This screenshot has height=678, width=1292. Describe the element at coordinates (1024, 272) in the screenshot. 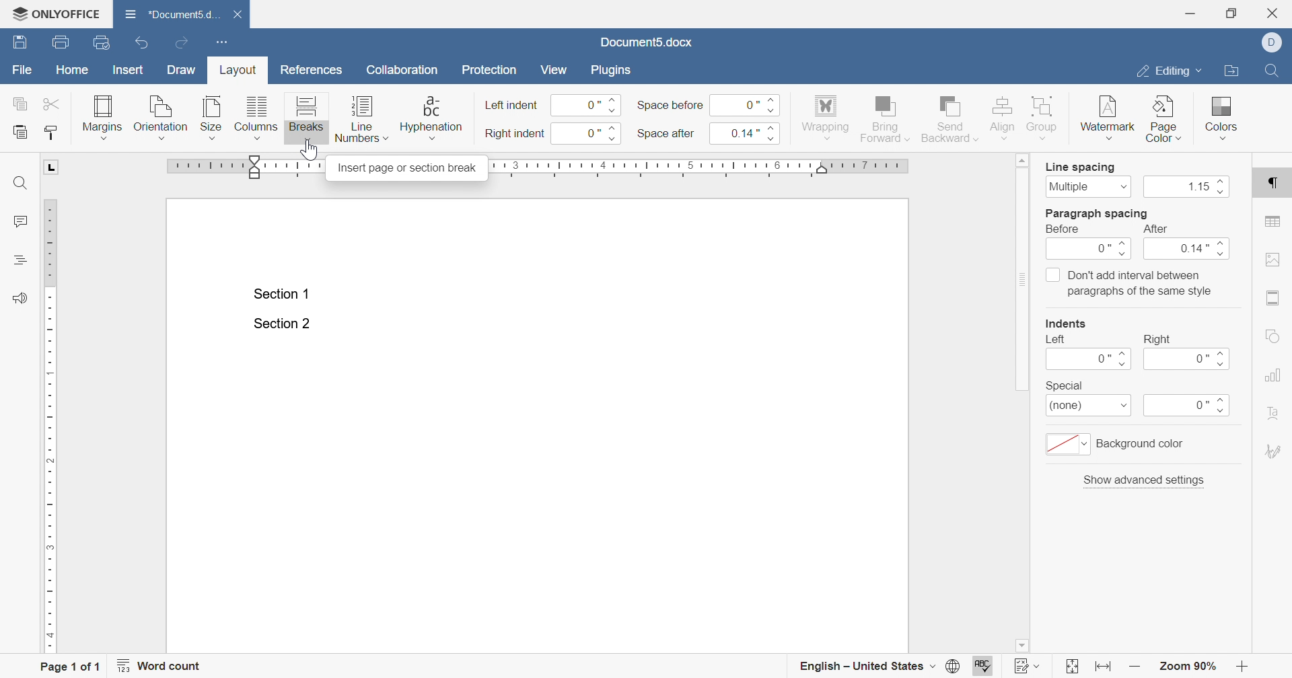

I see `scroll bar` at that location.